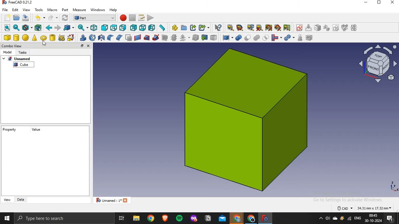  I want to click on make sublink, so click(204, 27).